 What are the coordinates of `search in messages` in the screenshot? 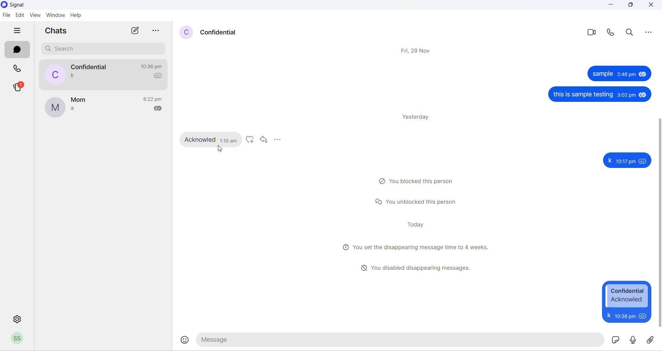 It's located at (631, 32).